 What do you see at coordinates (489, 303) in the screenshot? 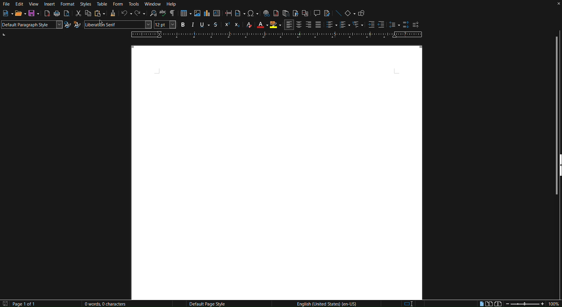
I see `Multiple page view` at bounding box center [489, 303].